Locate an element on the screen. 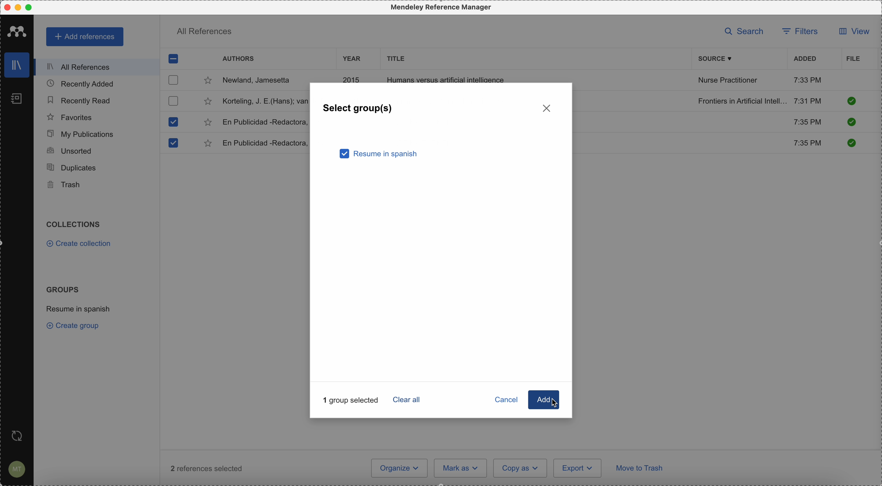  year is located at coordinates (352, 58).